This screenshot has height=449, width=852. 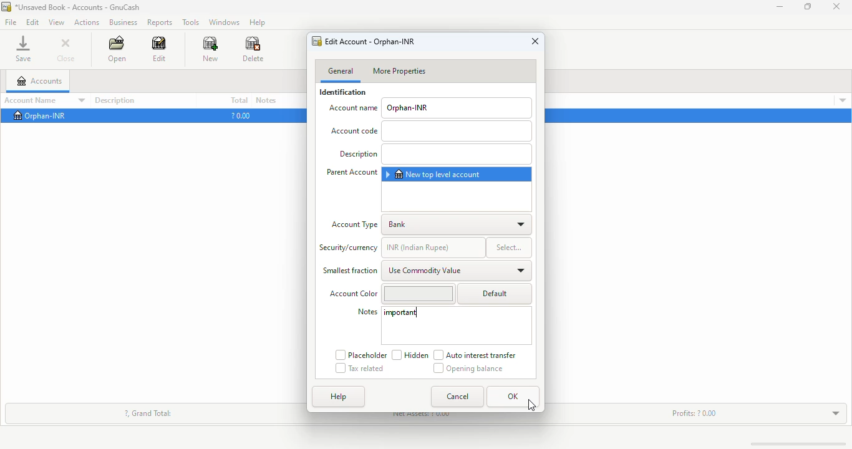 I want to click on change account color, so click(x=417, y=294).